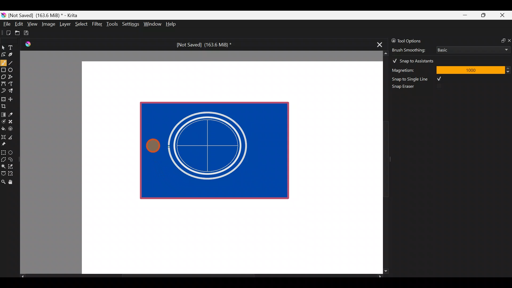 The height and width of the screenshot is (288, 512). What do you see at coordinates (472, 49) in the screenshot?
I see `Basic` at bounding box center [472, 49].